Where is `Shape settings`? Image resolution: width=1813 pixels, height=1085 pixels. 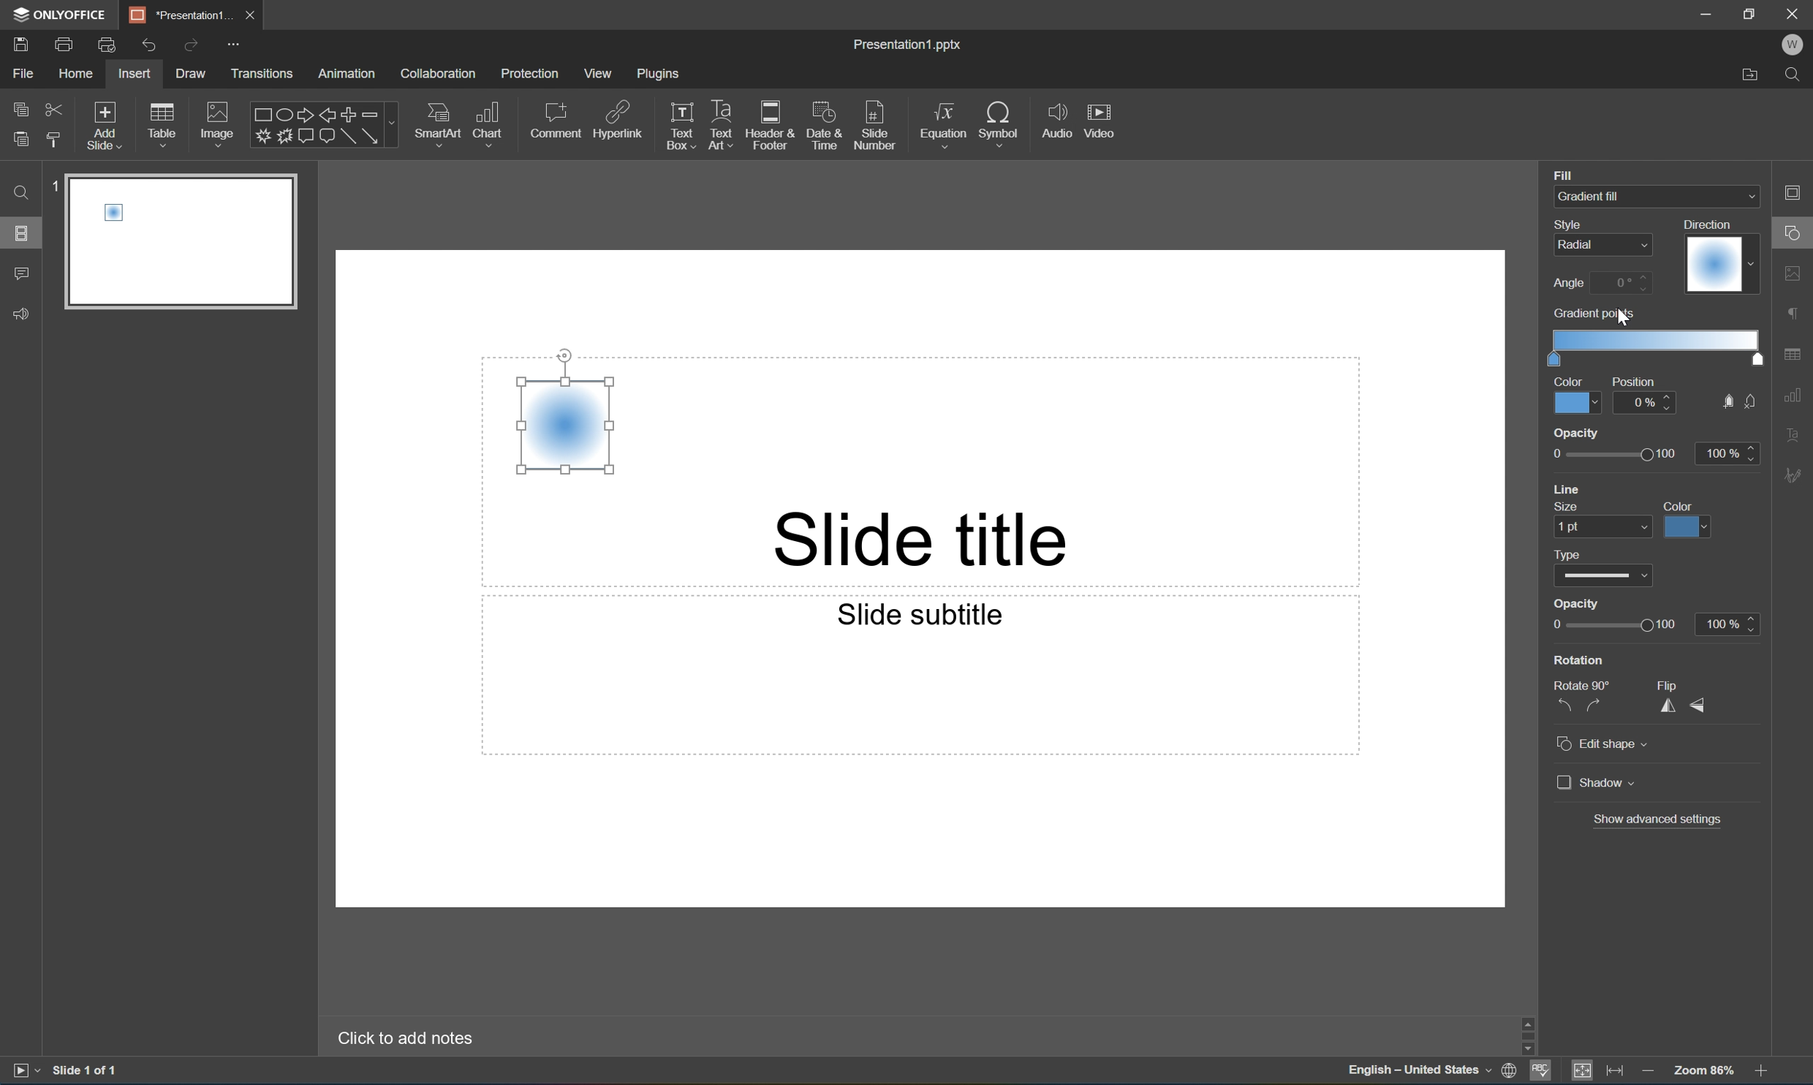 Shape settings is located at coordinates (1798, 232).